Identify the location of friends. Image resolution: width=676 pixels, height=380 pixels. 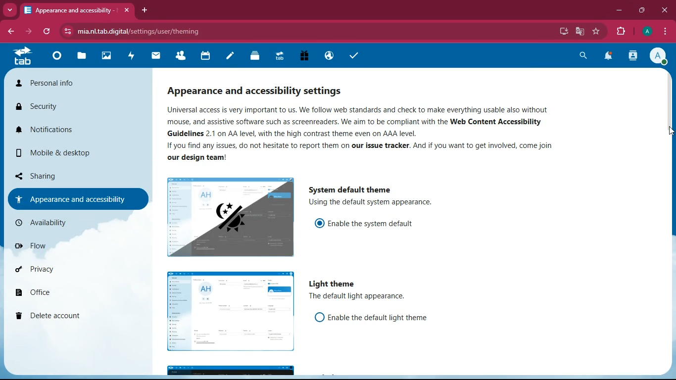
(180, 57).